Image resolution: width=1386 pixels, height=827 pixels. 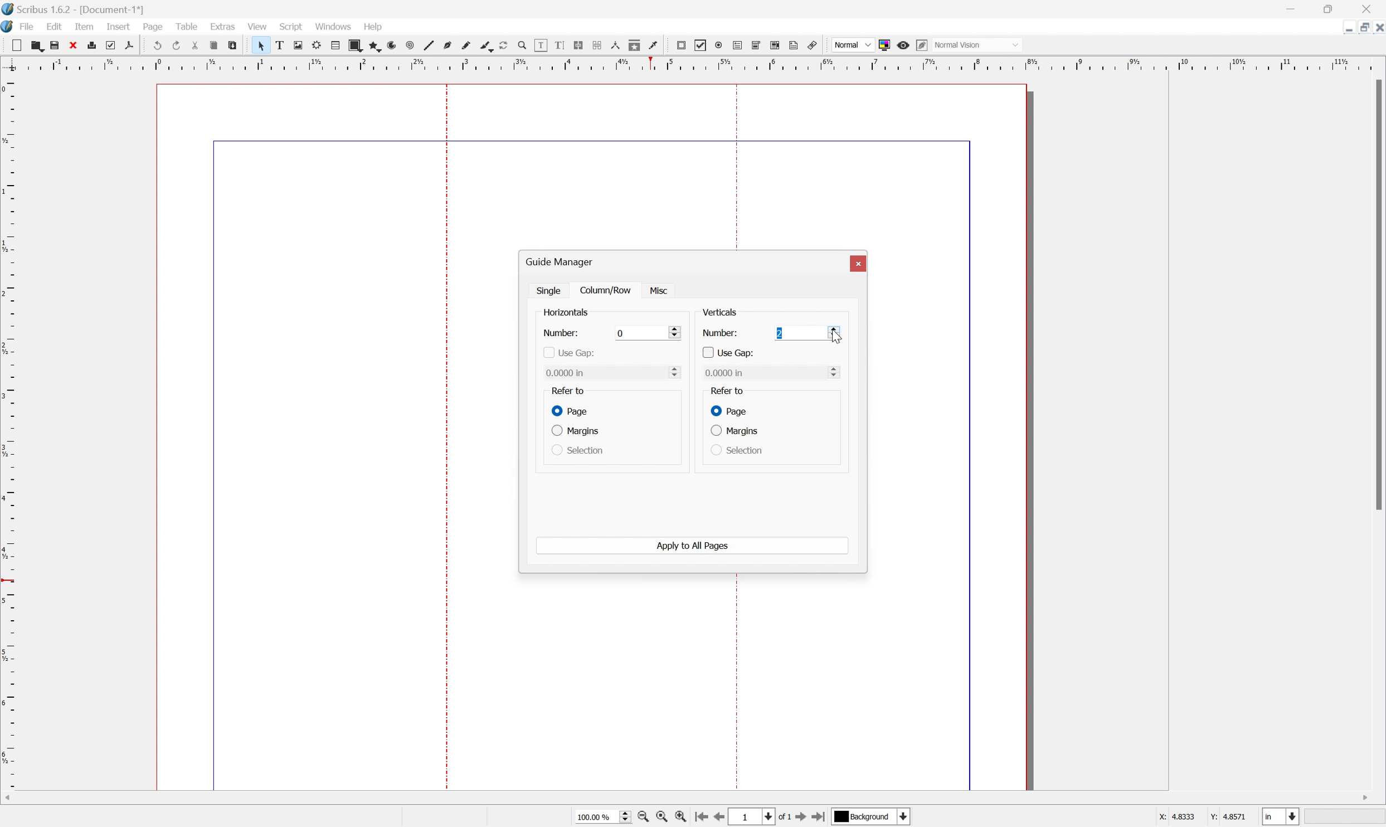 I want to click on scroll bar, so click(x=1377, y=295).